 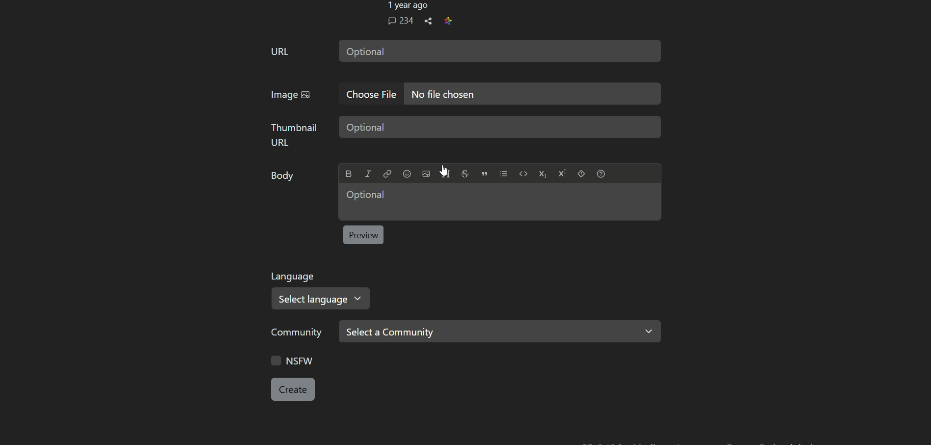 I want to click on Language, so click(x=295, y=277).